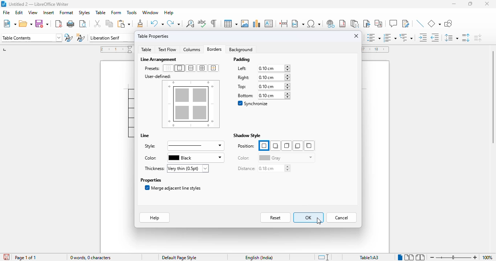  Describe the element at coordinates (49, 13) in the screenshot. I see `insert` at that location.